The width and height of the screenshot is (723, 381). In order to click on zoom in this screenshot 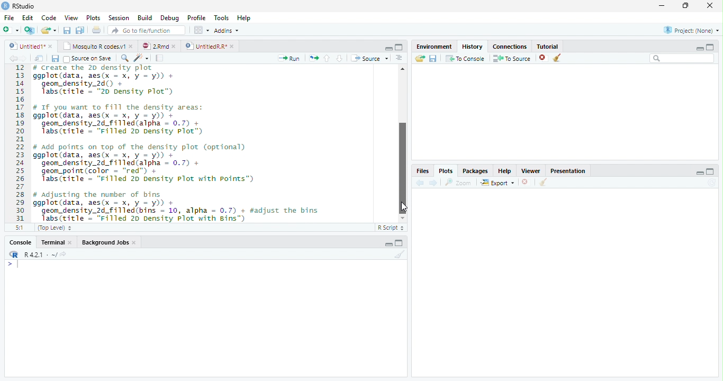, I will do `click(460, 183)`.